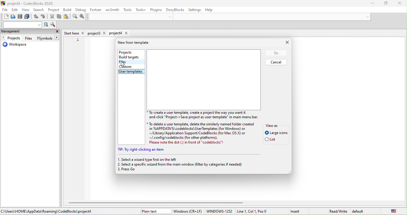 The image size is (407, 215). Describe the element at coordinates (272, 140) in the screenshot. I see `list` at that location.